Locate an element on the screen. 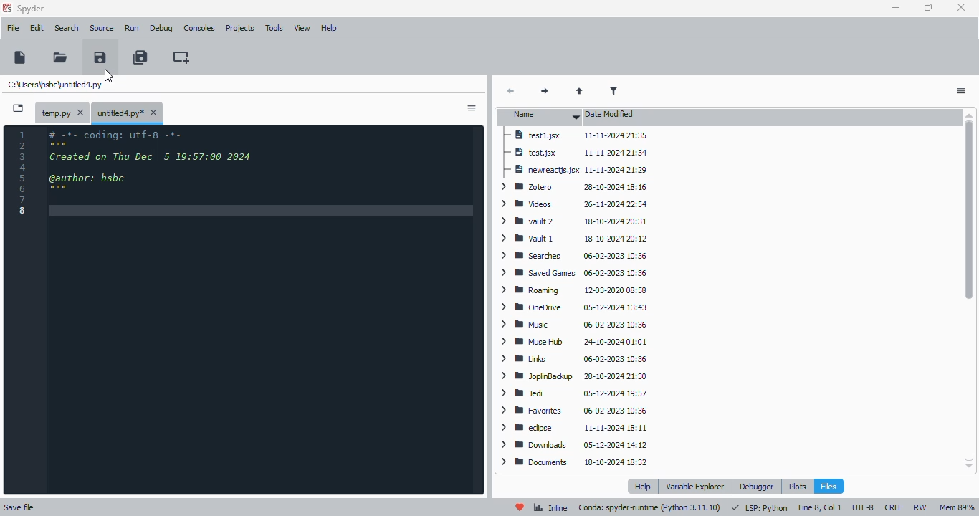 The height and width of the screenshot is (516, 979). close is located at coordinates (962, 8).